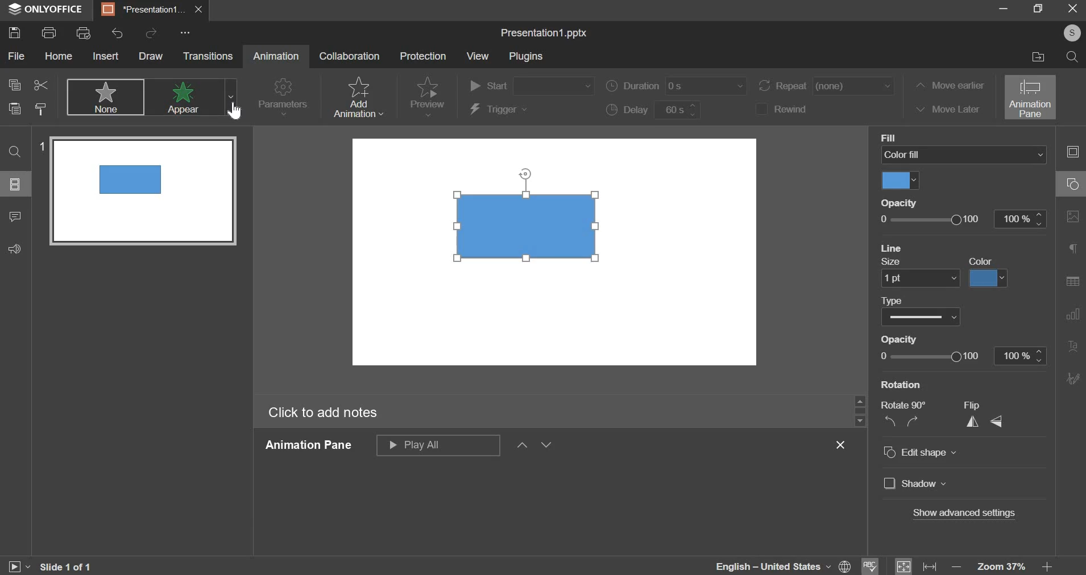  I want to click on preview, so click(428, 93).